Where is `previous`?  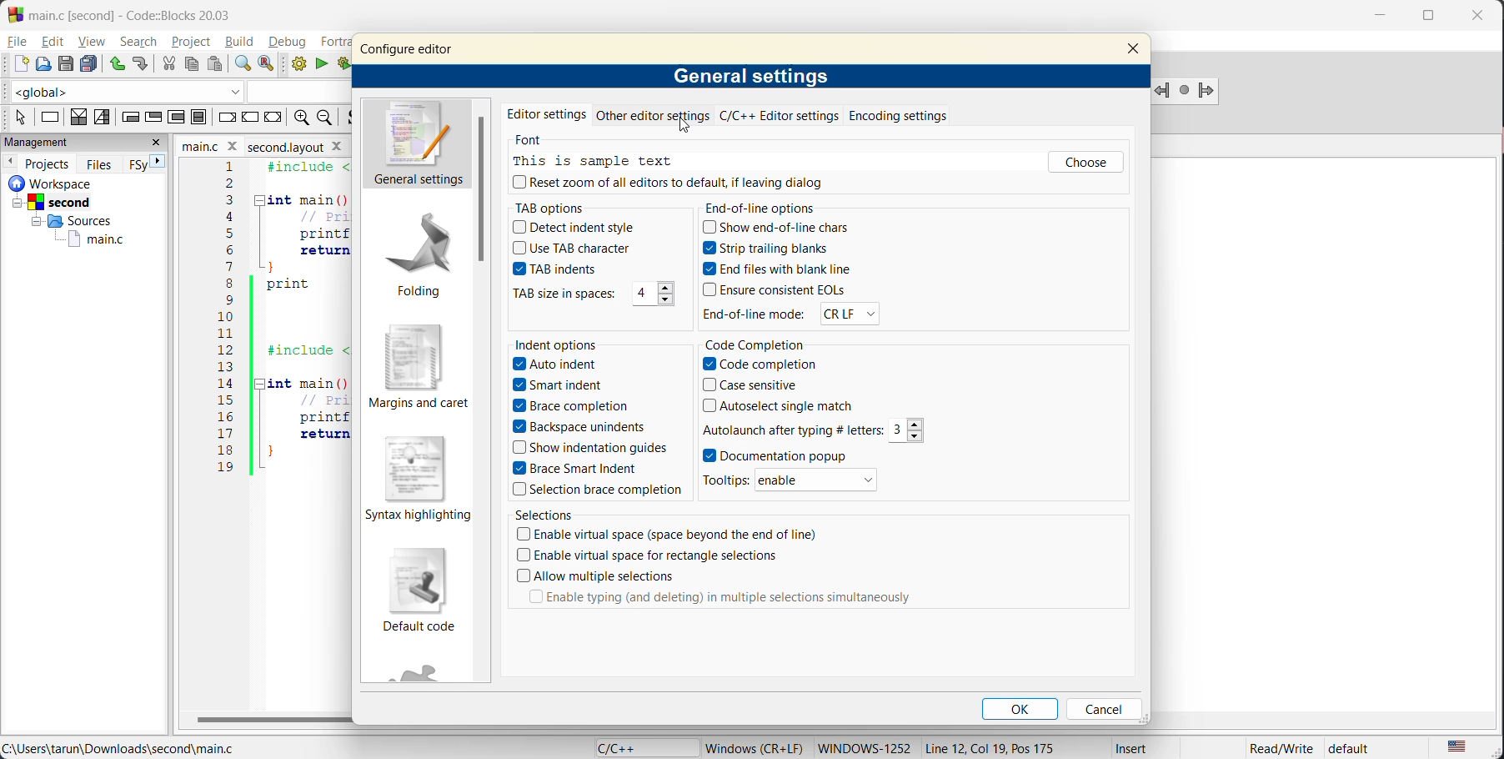
previous is located at coordinates (12, 163).